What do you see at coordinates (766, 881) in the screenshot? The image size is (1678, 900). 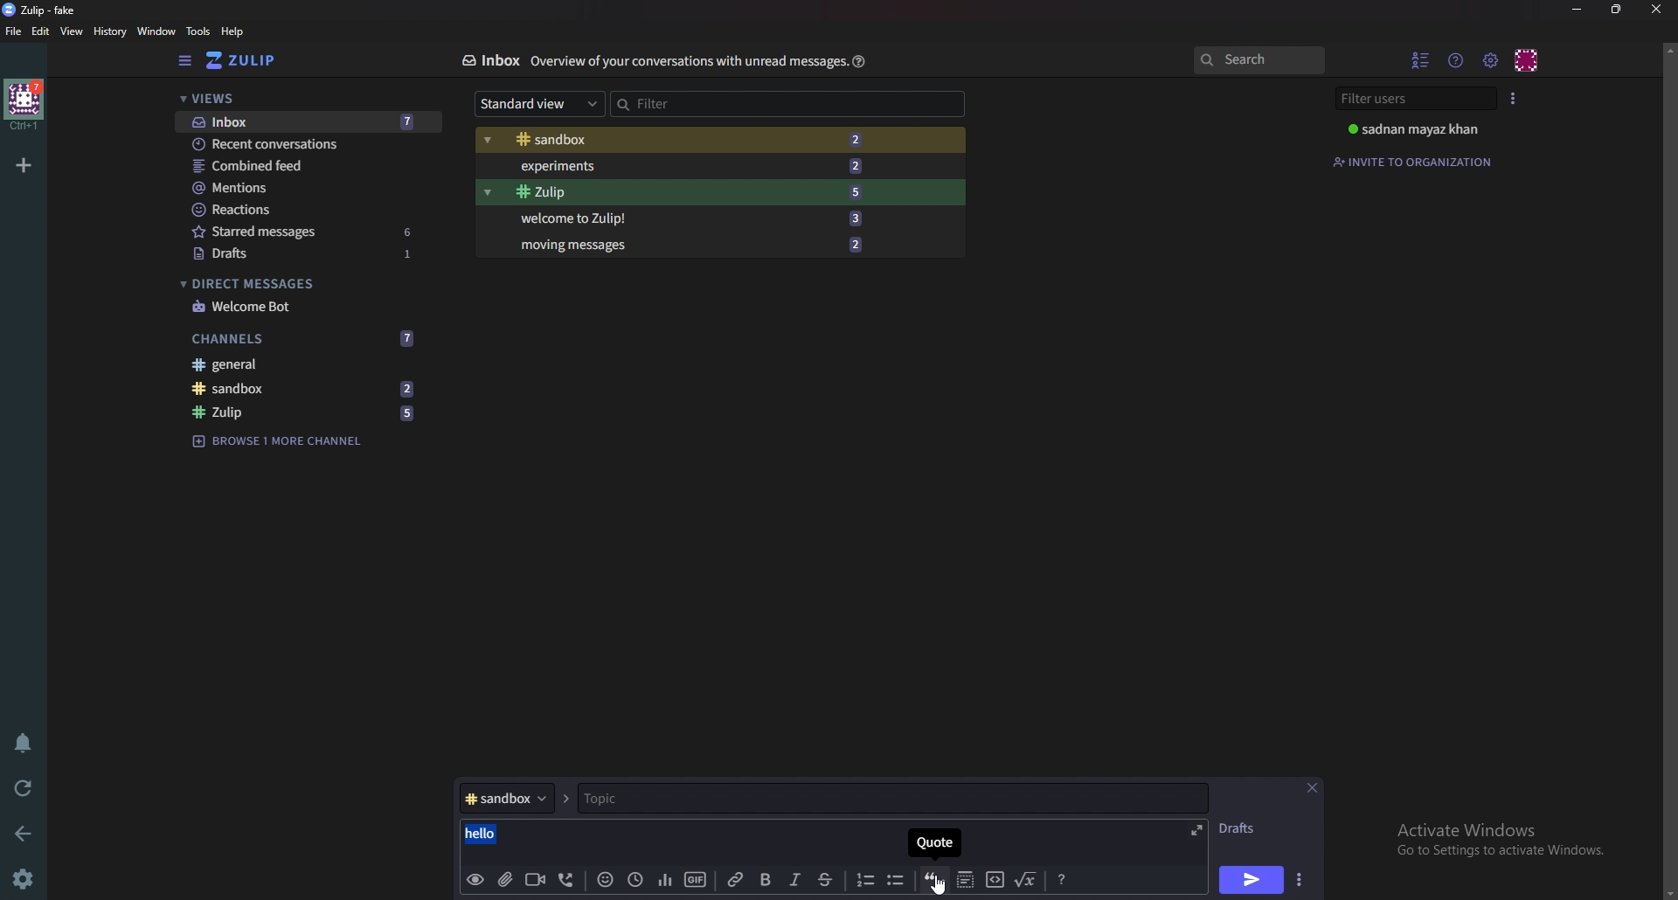 I see `bold` at bounding box center [766, 881].